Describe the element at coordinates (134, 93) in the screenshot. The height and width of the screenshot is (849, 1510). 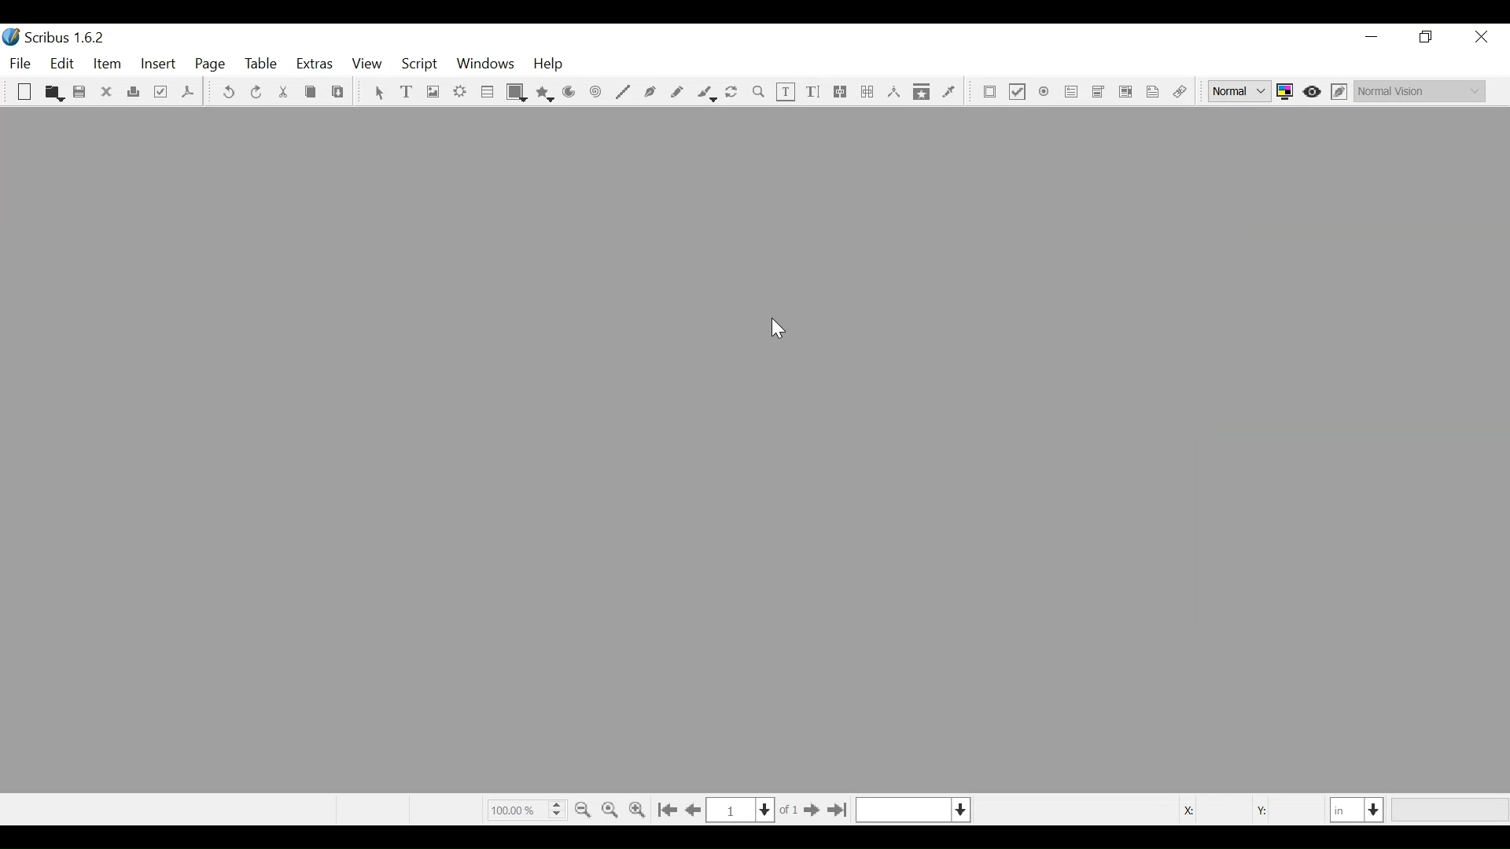
I see `Print` at that location.